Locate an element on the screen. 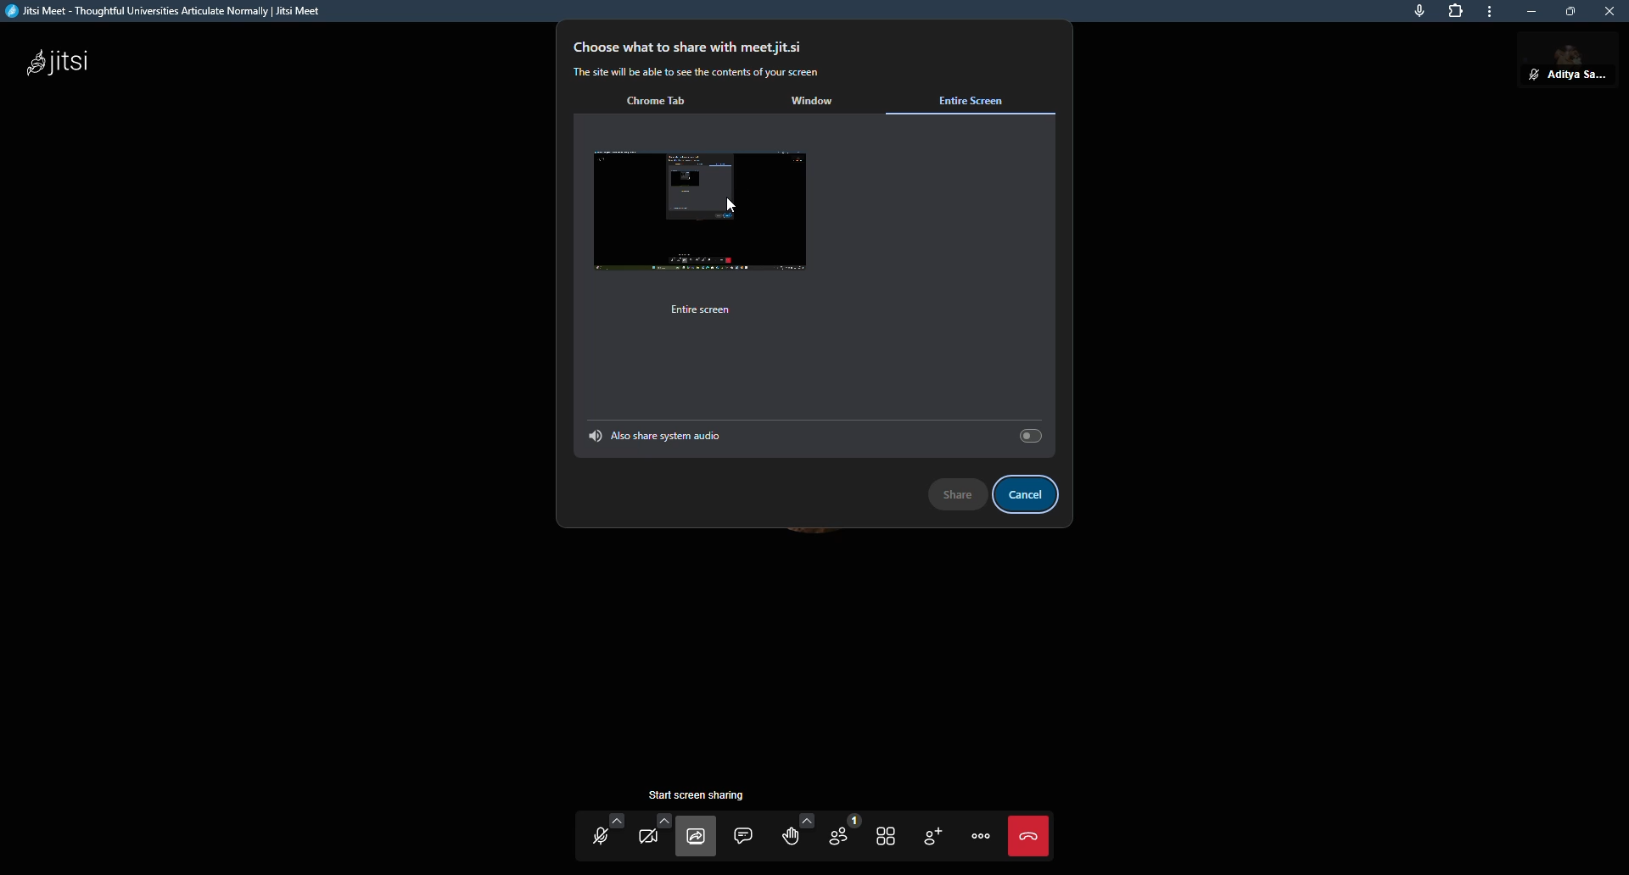  participants is located at coordinates (842, 833).